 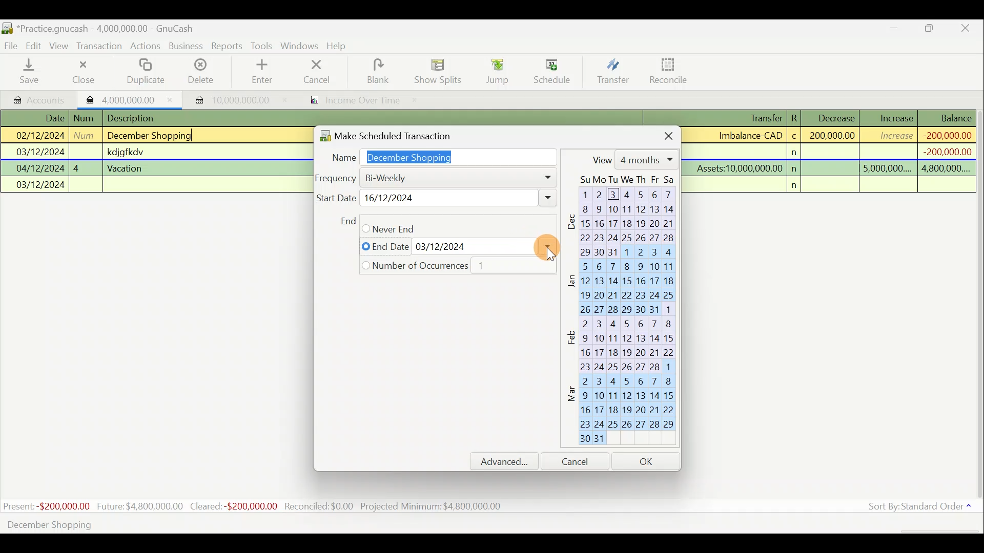 What do you see at coordinates (613, 71) in the screenshot?
I see `Transfer` at bounding box center [613, 71].